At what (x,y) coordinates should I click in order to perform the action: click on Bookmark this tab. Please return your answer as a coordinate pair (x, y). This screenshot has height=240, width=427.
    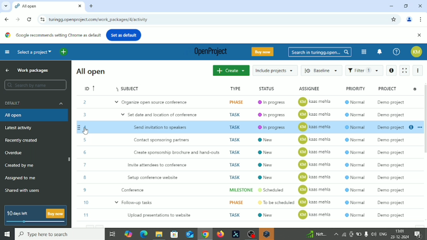
    Looking at the image, I should click on (394, 20).